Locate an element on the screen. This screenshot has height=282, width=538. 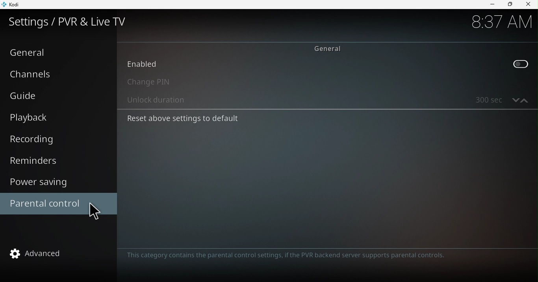
General is located at coordinates (329, 48).